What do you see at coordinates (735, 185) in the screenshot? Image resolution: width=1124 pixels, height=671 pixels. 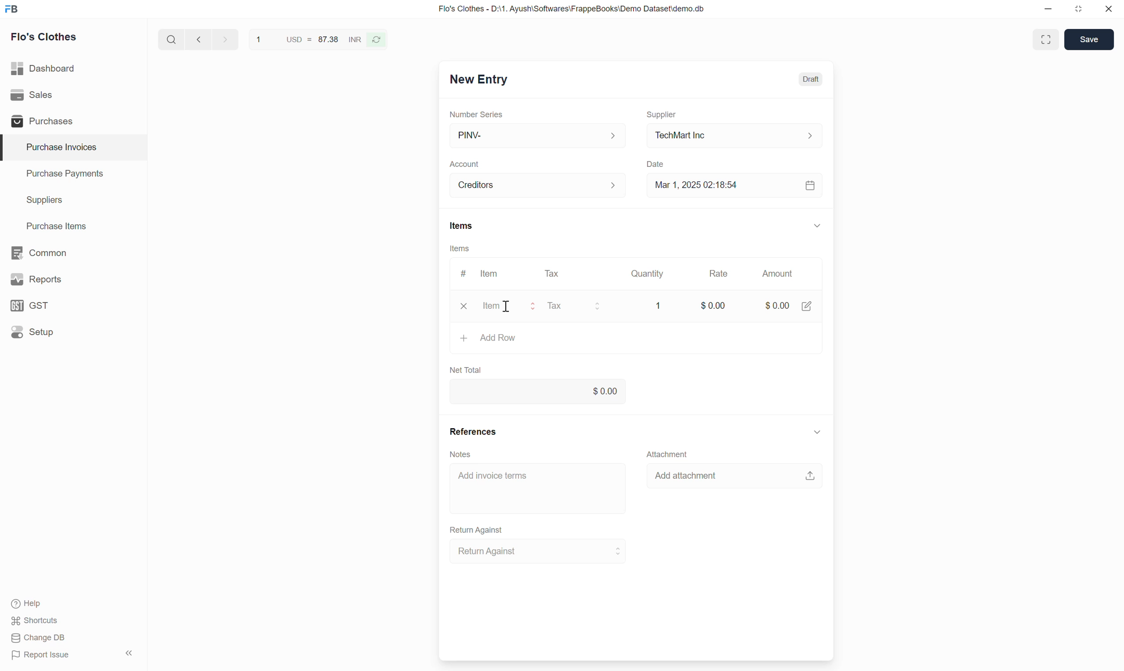 I see `Mar 1, 2025 02:18:54` at bounding box center [735, 185].